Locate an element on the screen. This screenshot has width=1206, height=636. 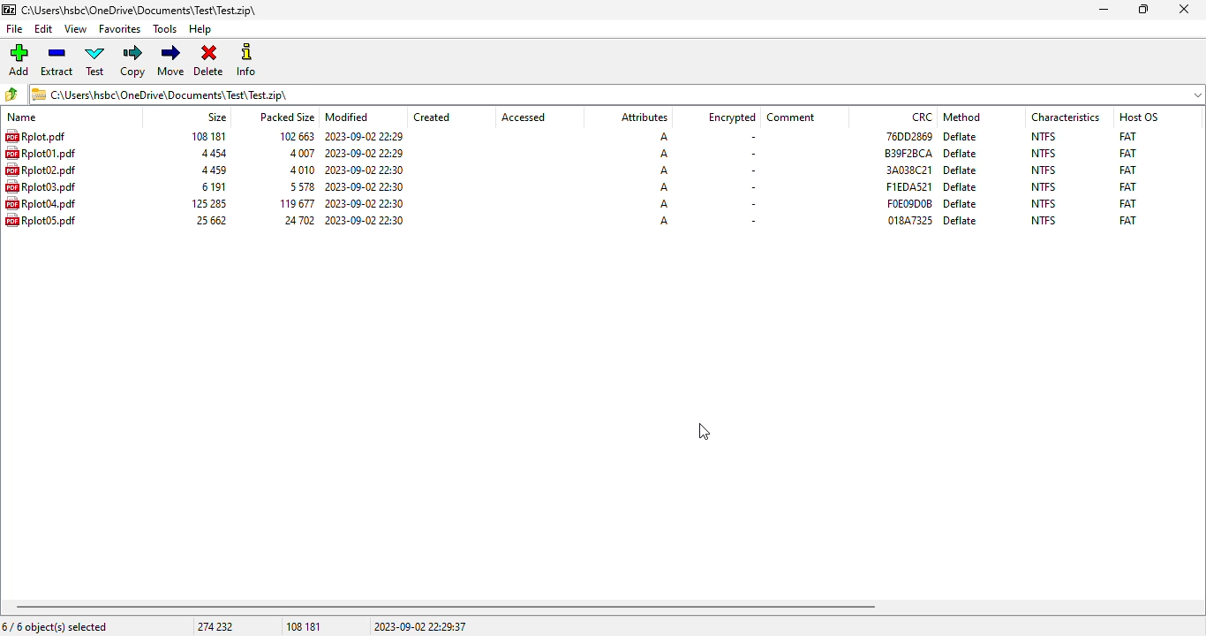
deflate is located at coordinates (961, 220).